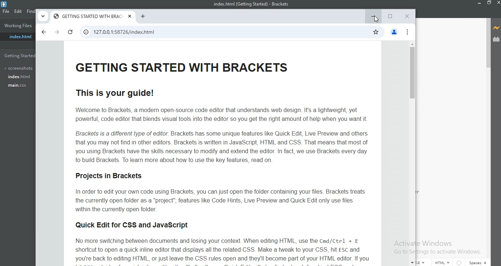 Image resolution: width=501 pixels, height=266 pixels. I want to click on scroll bar, so click(487, 45).